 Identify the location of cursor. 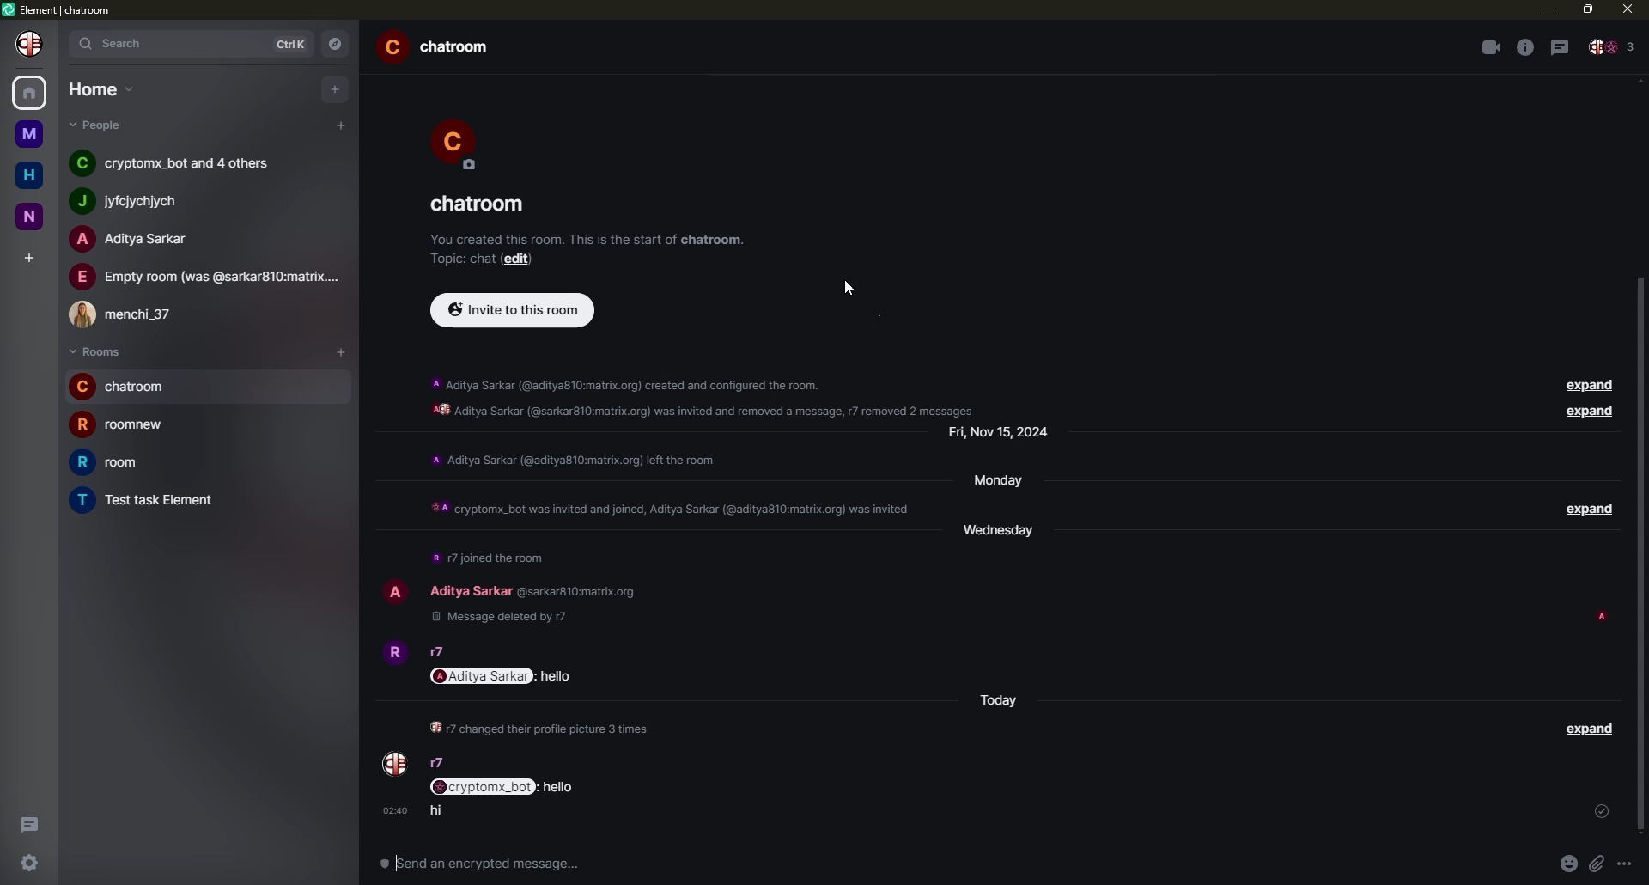
(847, 285).